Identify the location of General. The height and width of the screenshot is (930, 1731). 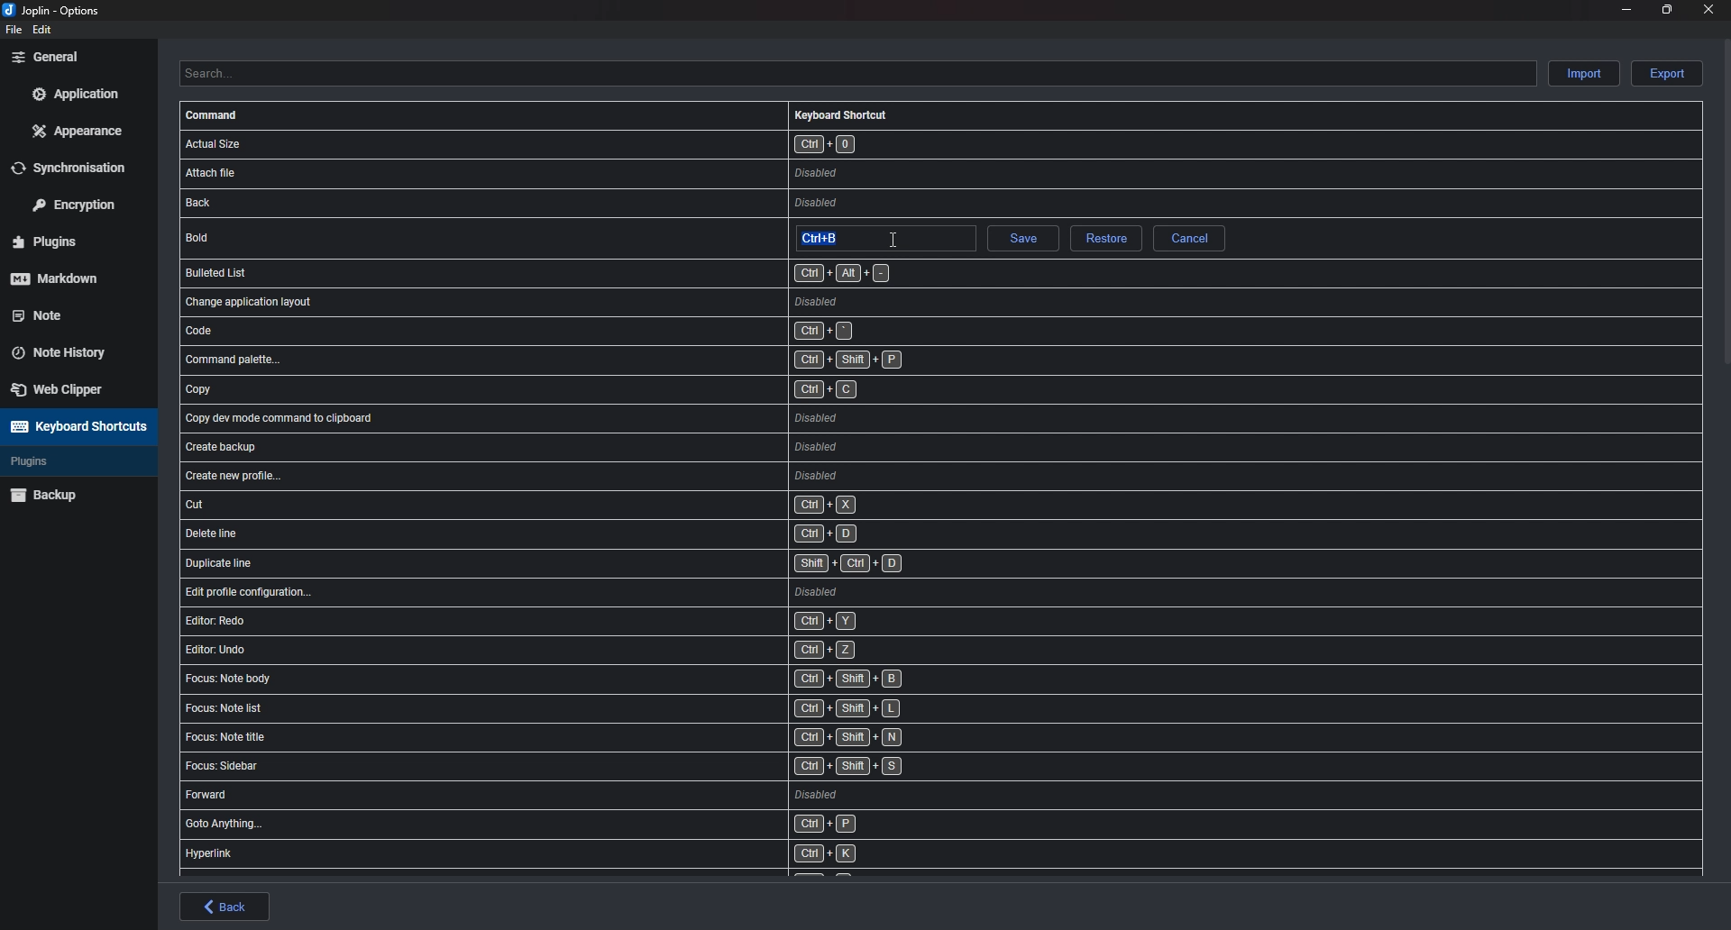
(74, 56).